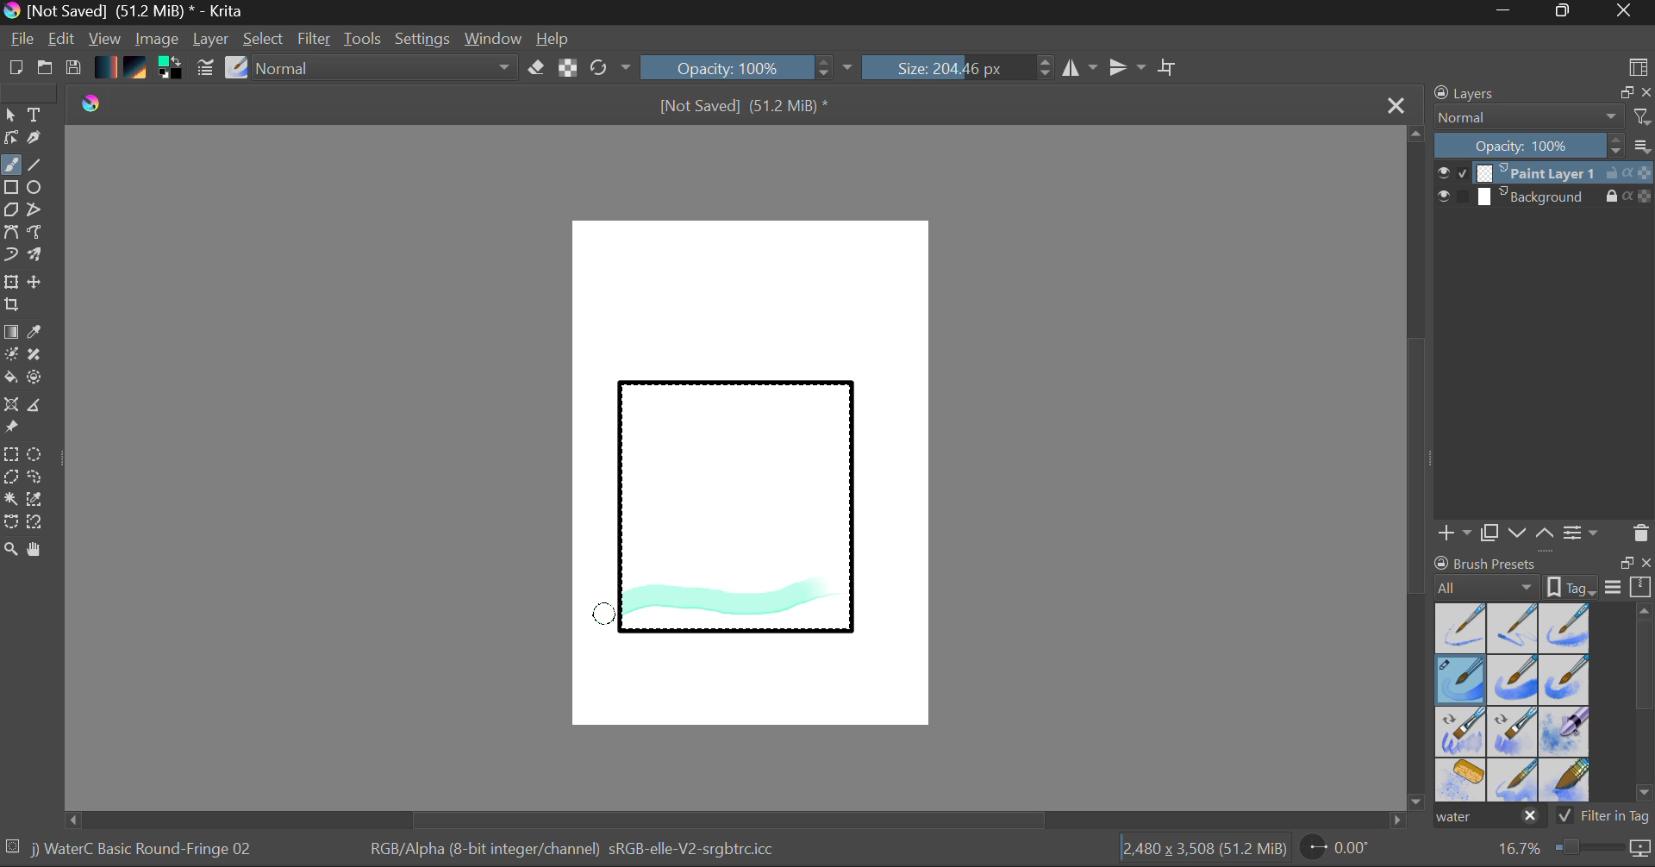 This screenshot has height=867, width=1655. What do you see at coordinates (1582, 532) in the screenshot?
I see `Layer Settings` at bounding box center [1582, 532].